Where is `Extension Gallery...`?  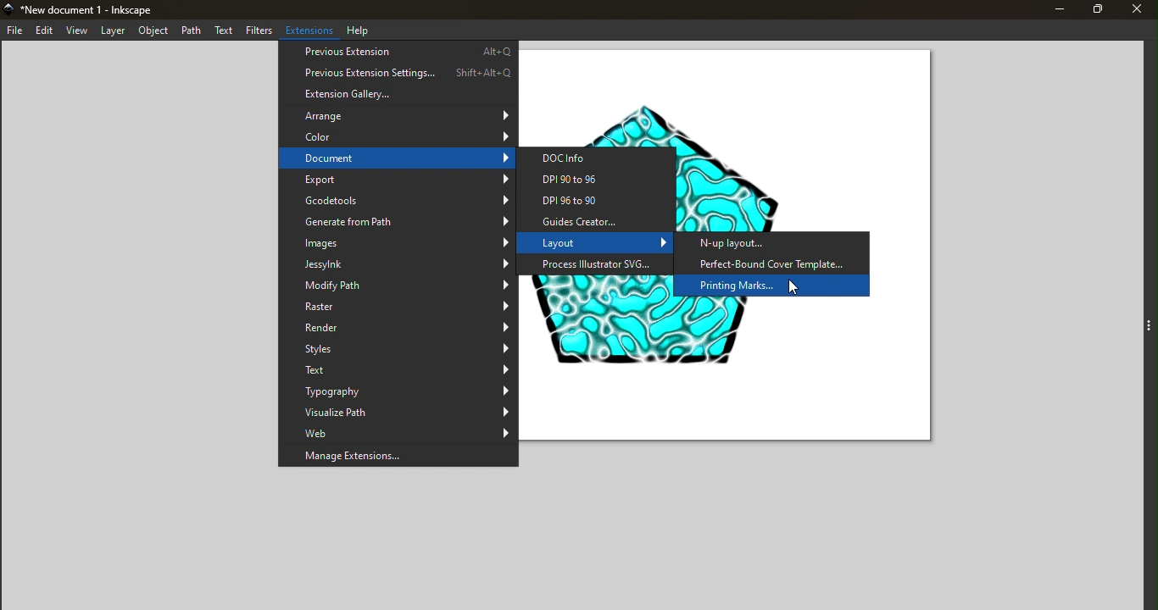
Extension Gallery... is located at coordinates (398, 95).